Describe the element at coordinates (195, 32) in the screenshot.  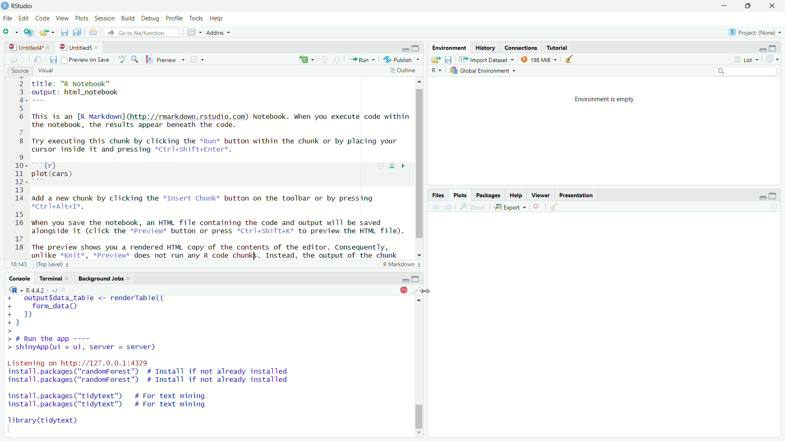
I see `workspace panes` at that location.